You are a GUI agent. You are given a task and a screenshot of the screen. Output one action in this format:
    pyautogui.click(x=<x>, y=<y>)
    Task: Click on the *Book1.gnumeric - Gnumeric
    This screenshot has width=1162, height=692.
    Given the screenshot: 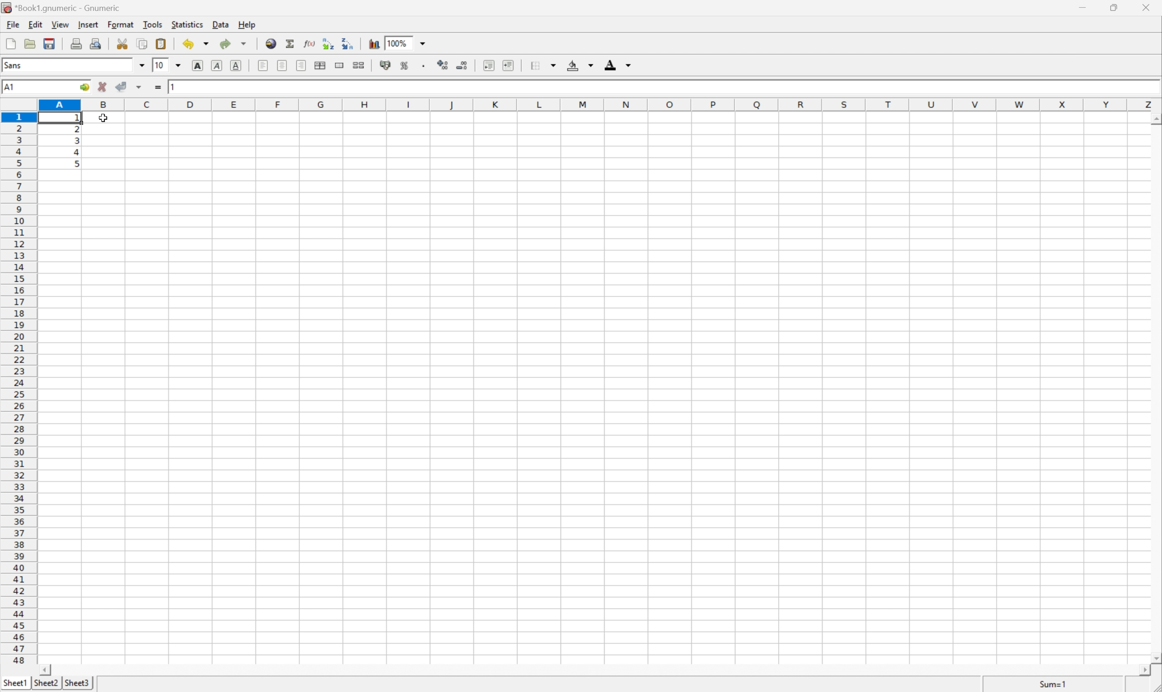 What is the action you would take?
    pyautogui.click(x=64, y=8)
    